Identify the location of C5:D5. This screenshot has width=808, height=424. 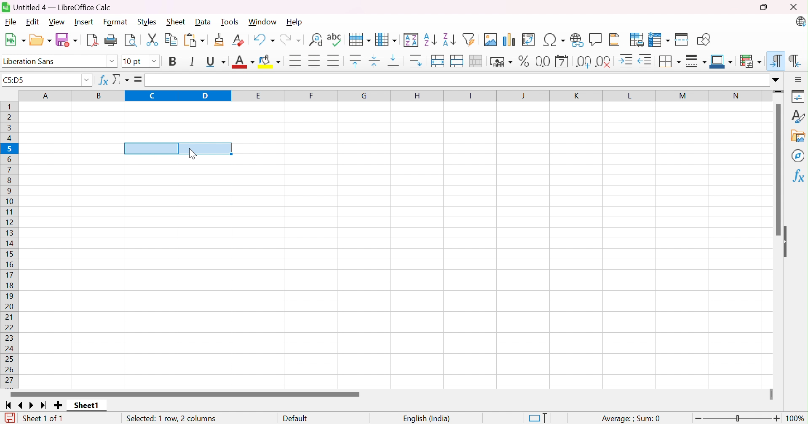
(17, 81).